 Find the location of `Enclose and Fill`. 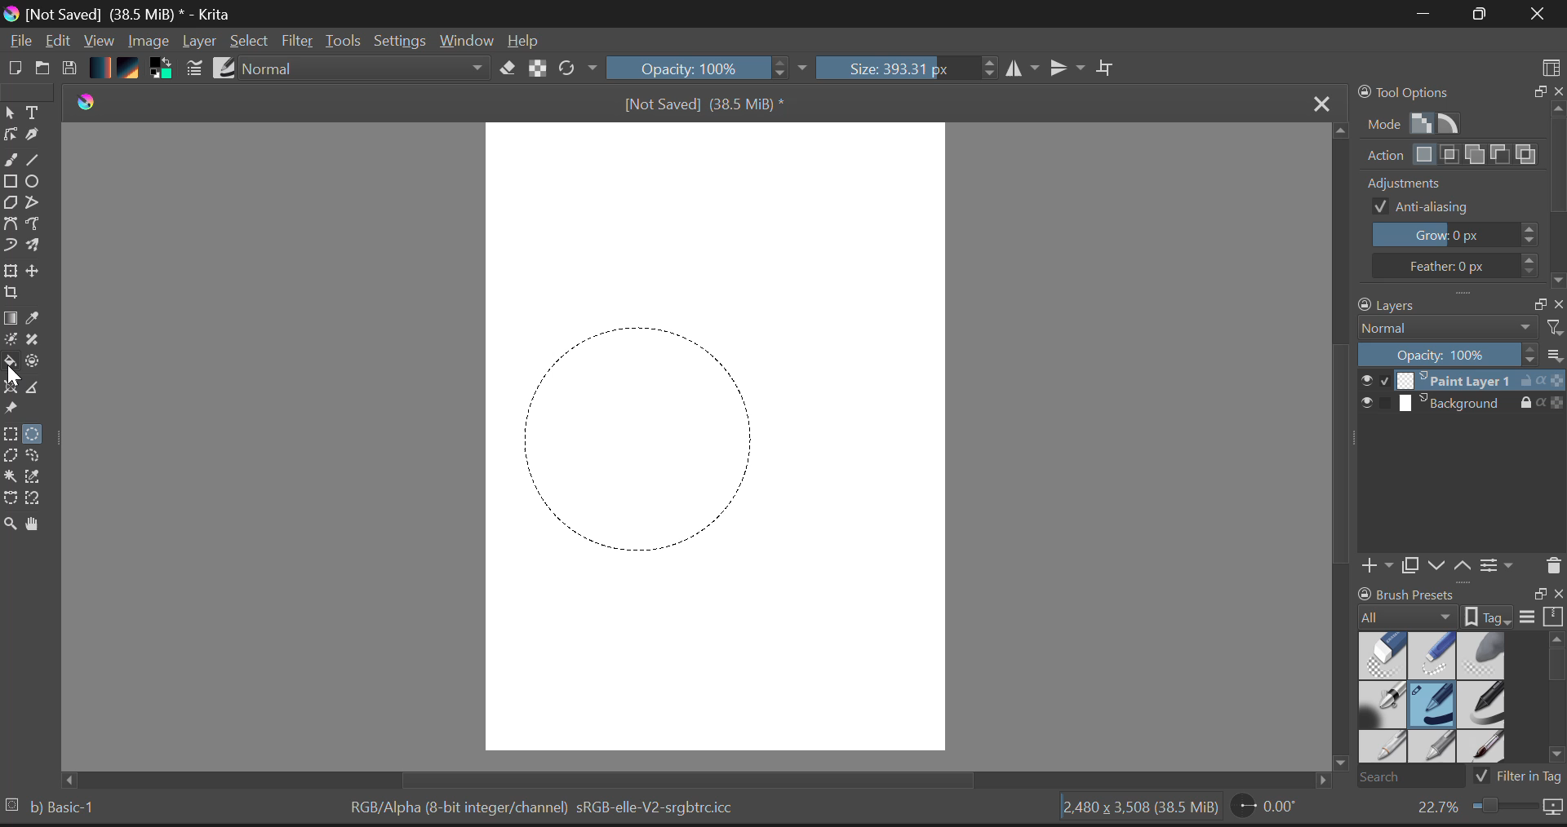

Enclose and Fill is located at coordinates (38, 361).